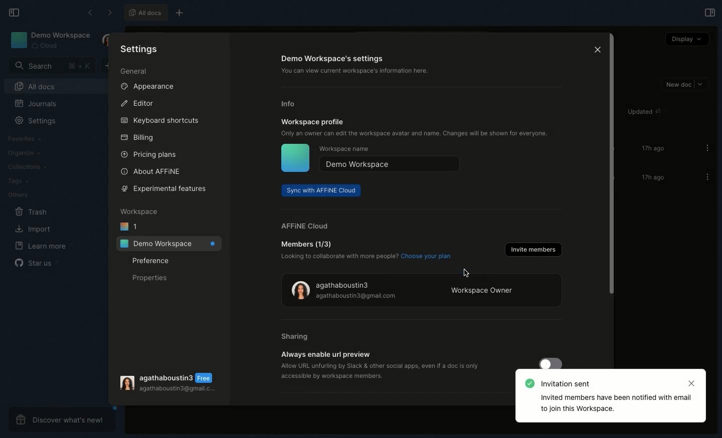  What do you see at coordinates (59, 86) in the screenshot?
I see `All docs` at bounding box center [59, 86].